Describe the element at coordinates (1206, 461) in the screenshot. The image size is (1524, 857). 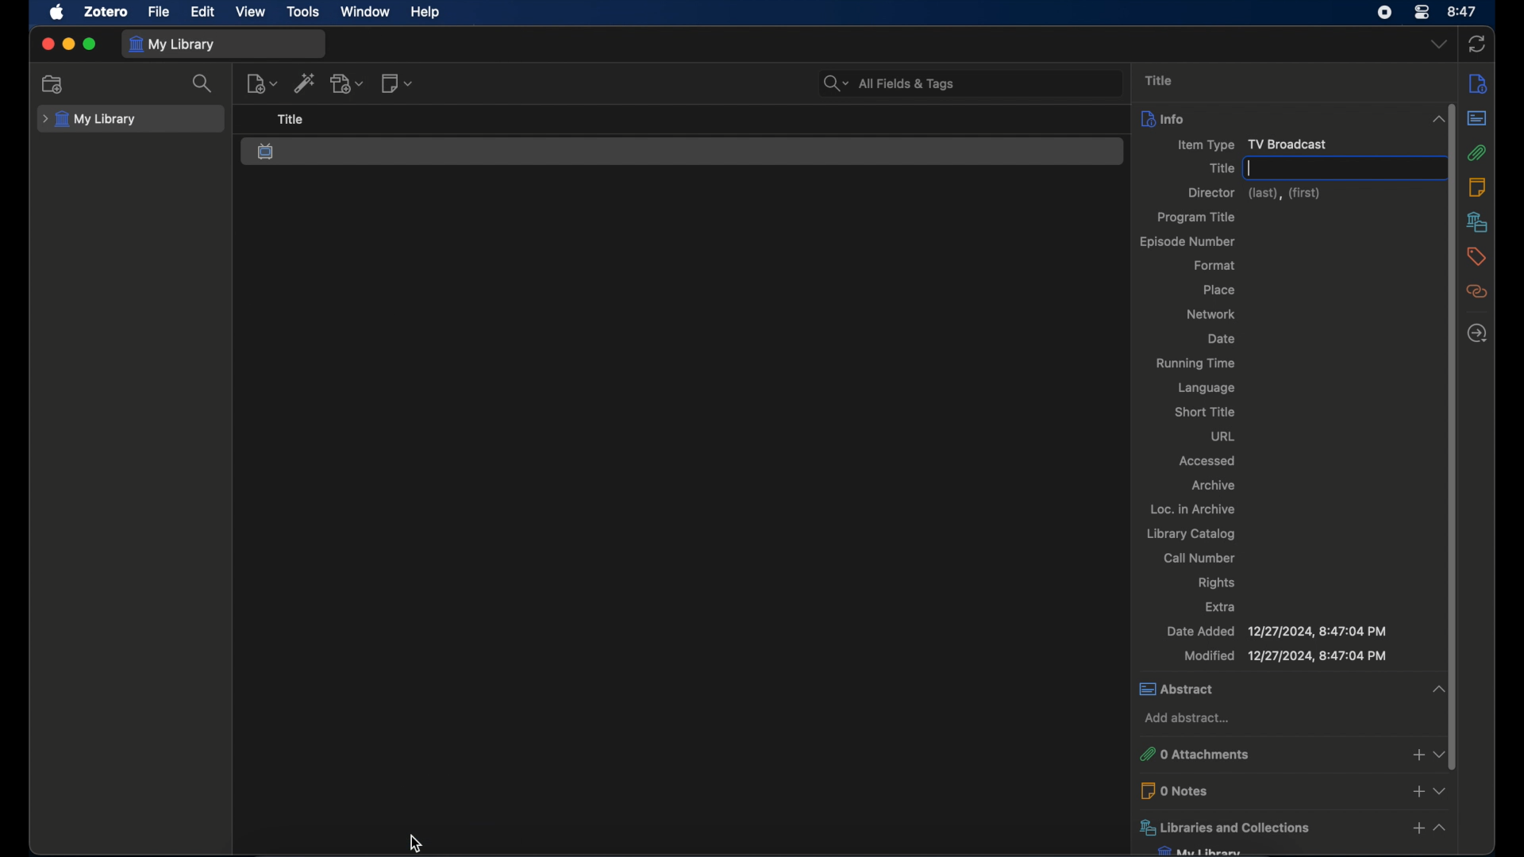
I see `accessed` at that location.